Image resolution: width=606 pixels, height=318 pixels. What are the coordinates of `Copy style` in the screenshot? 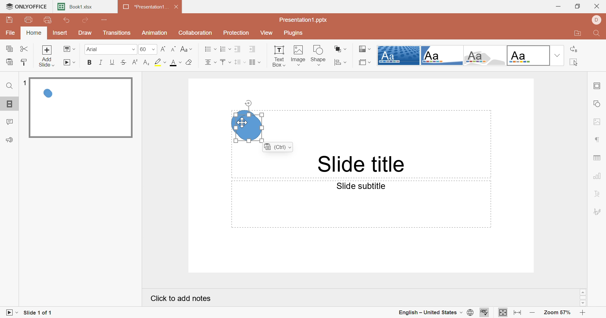 It's located at (24, 62).